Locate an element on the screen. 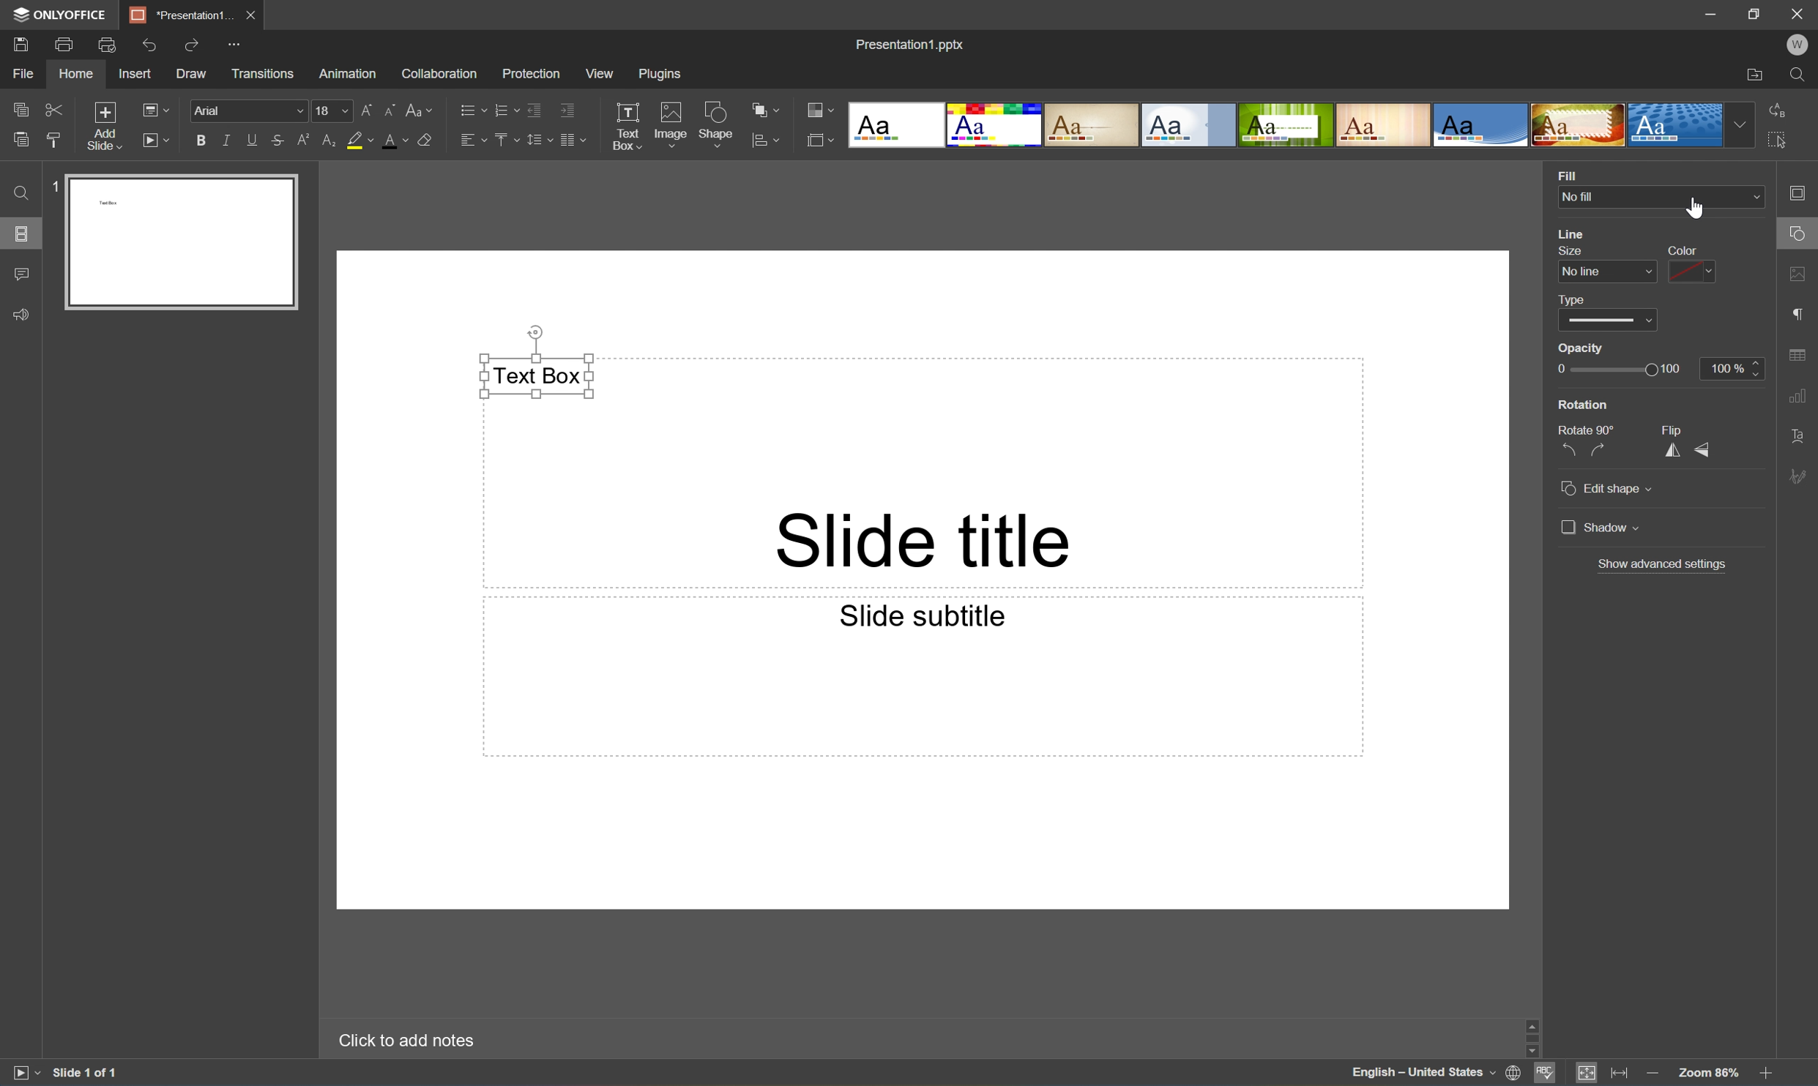 Image resolution: width=1818 pixels, height=1086 pixels. No fill is located at coordinates (1661, 196).